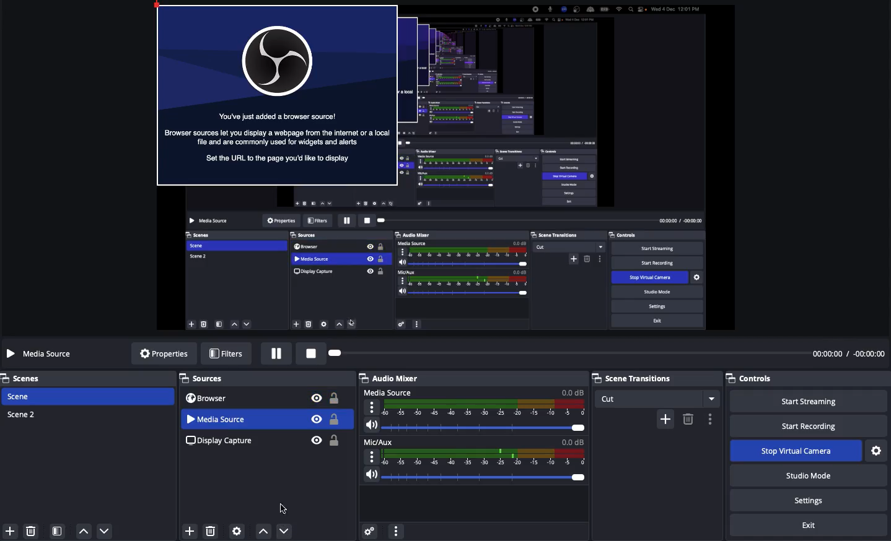 The width and height of the screenshot is (891, 541). What do you see at coordinates (659, 399) in the screenshot?
I see `Cut` at bounding box center [659, 399].